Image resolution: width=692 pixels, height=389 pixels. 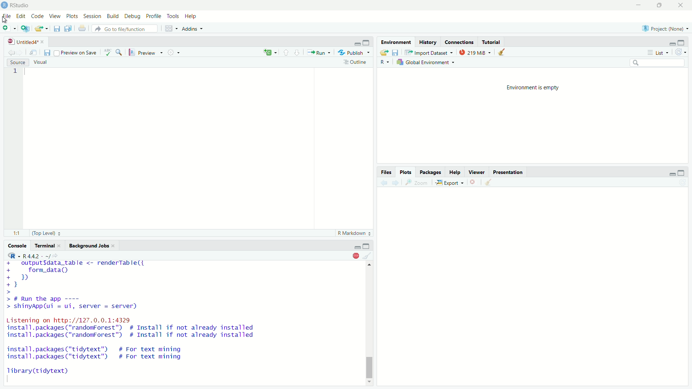 I want to click on Maximize pane, so click(x=683, y=41).